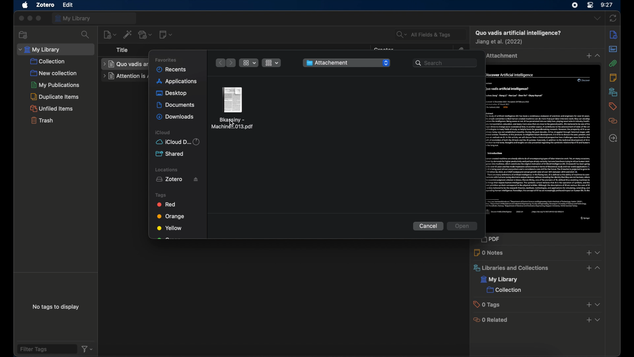  Describe the element at coordinates (179, 142) in the screenshot. I see `iCloud` at that location.